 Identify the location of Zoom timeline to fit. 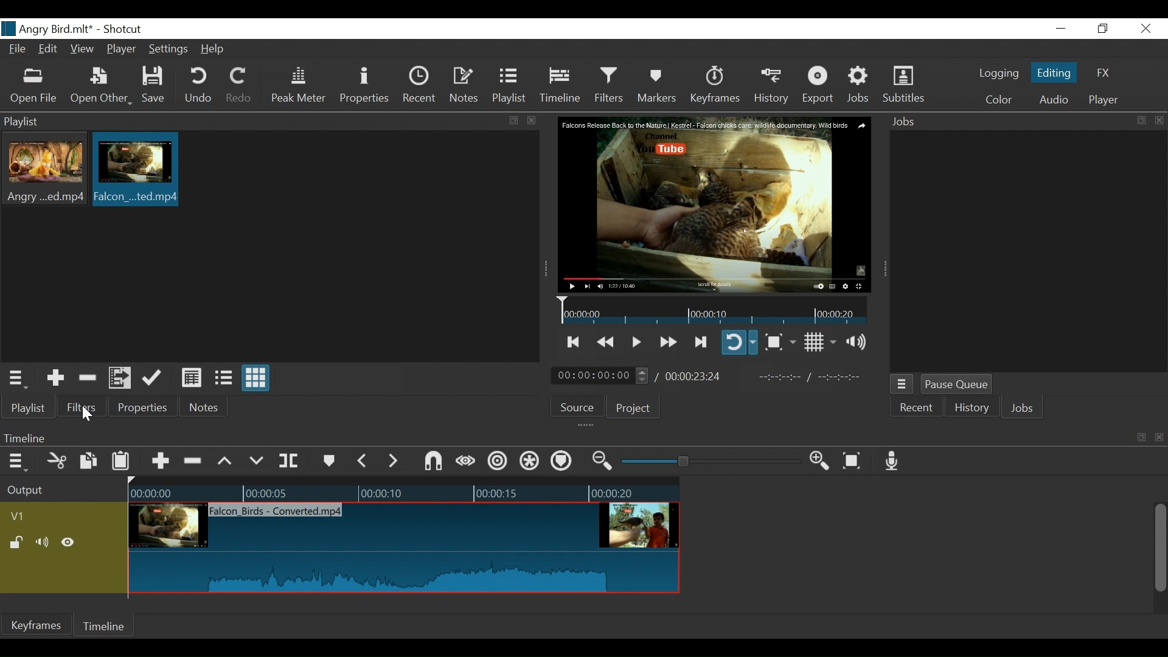
(857, 460).